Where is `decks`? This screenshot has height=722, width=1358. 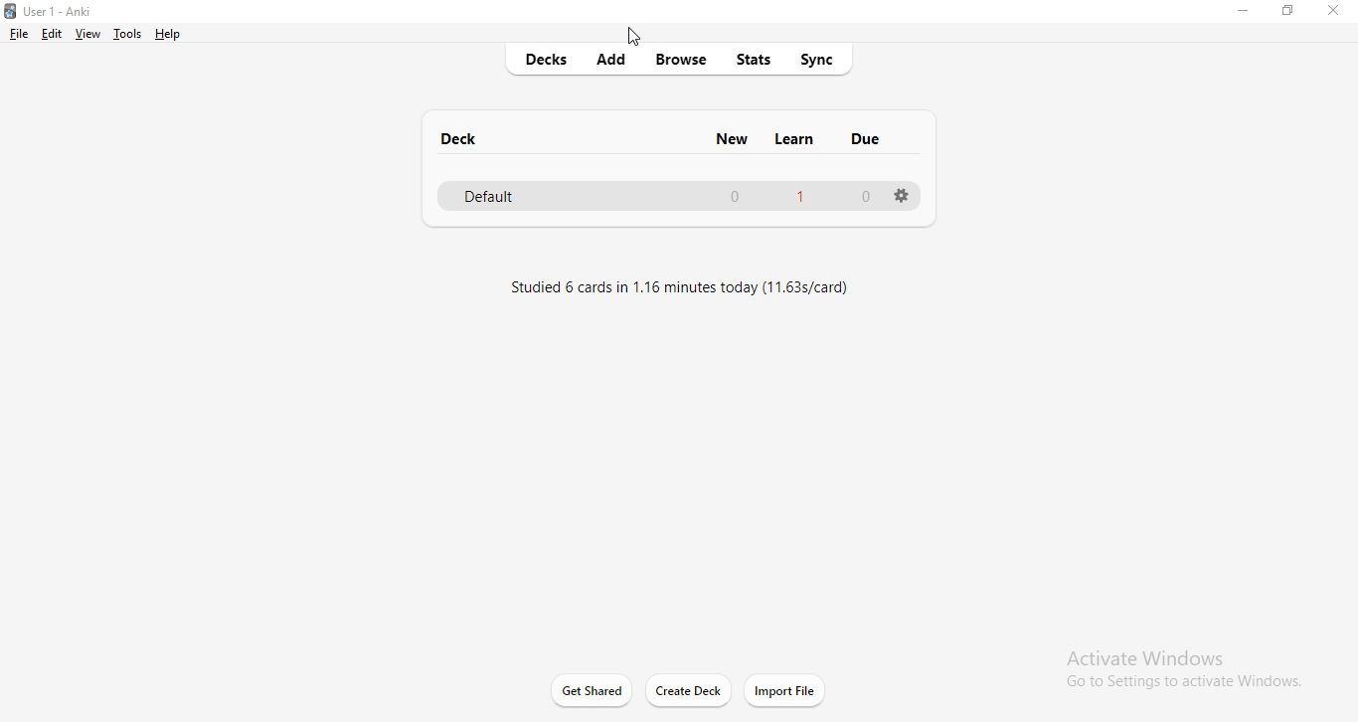 decks is located at coordinates (552, 61).